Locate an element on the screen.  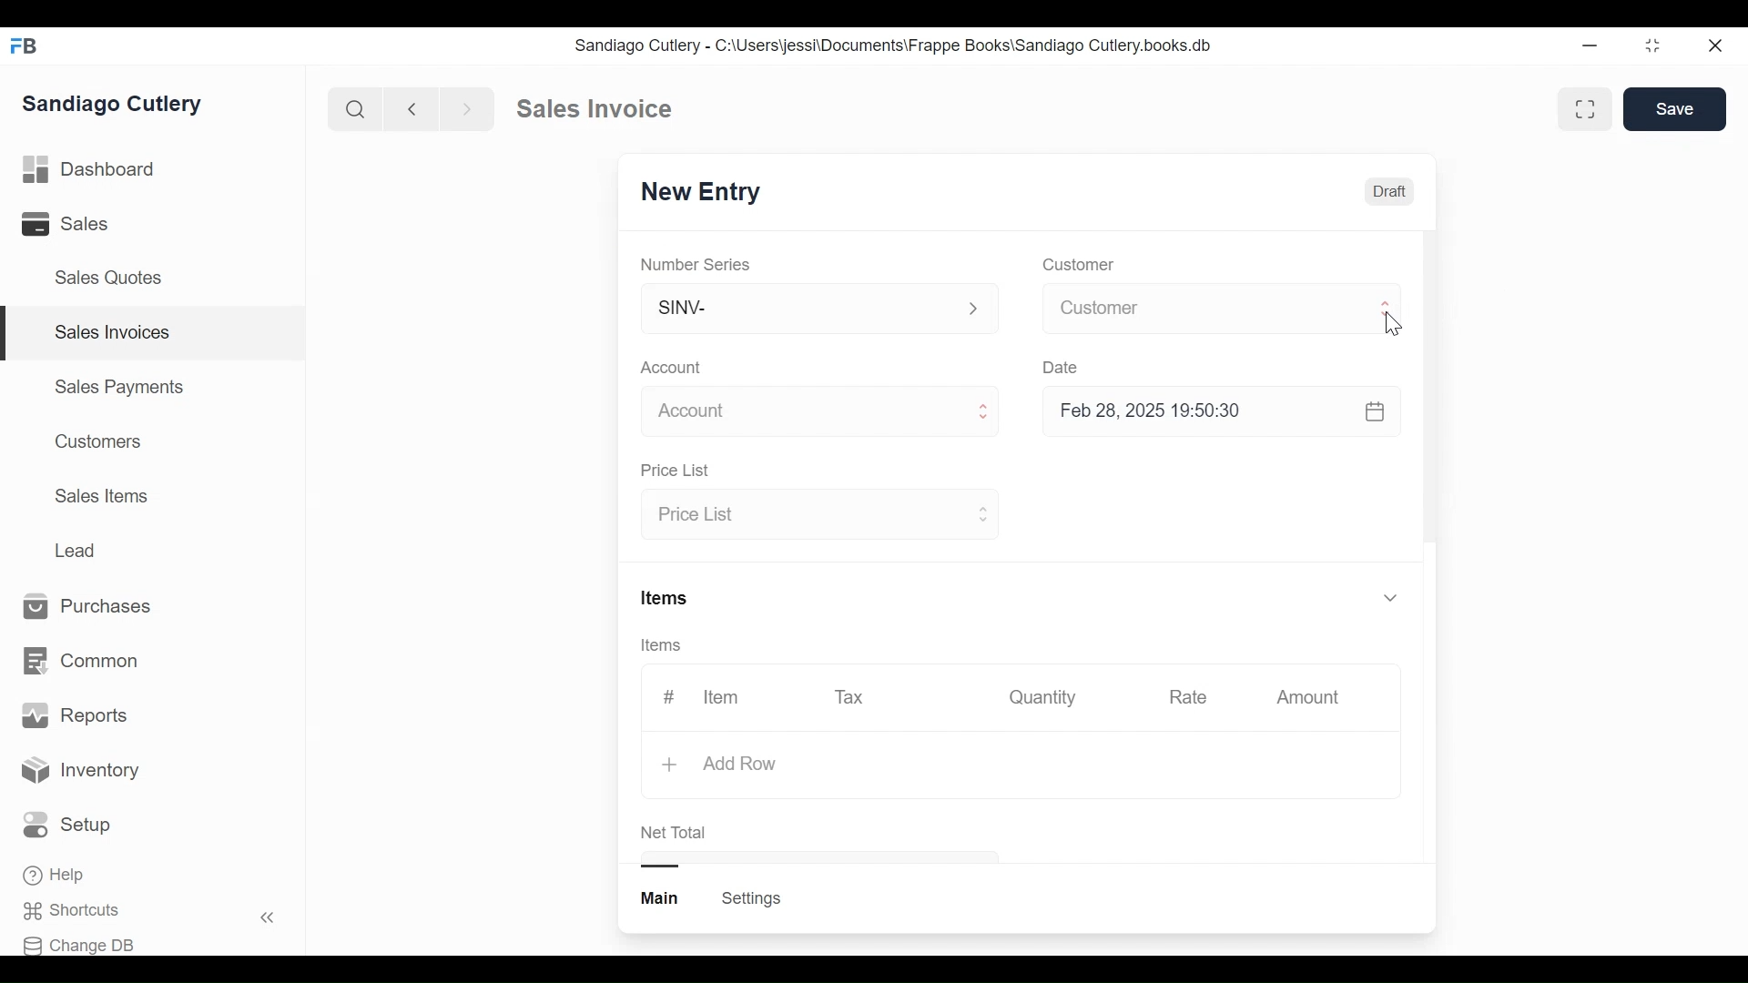
Price List is located at coordinates (817, 516).